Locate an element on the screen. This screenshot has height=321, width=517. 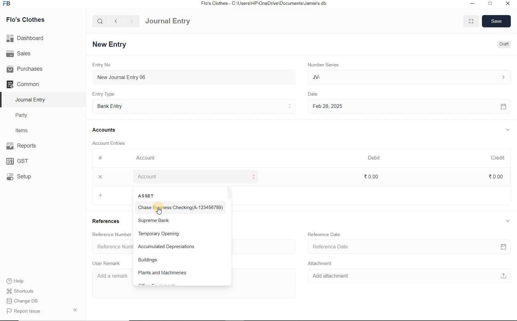
Collpase is located at coordinates (75, 310).